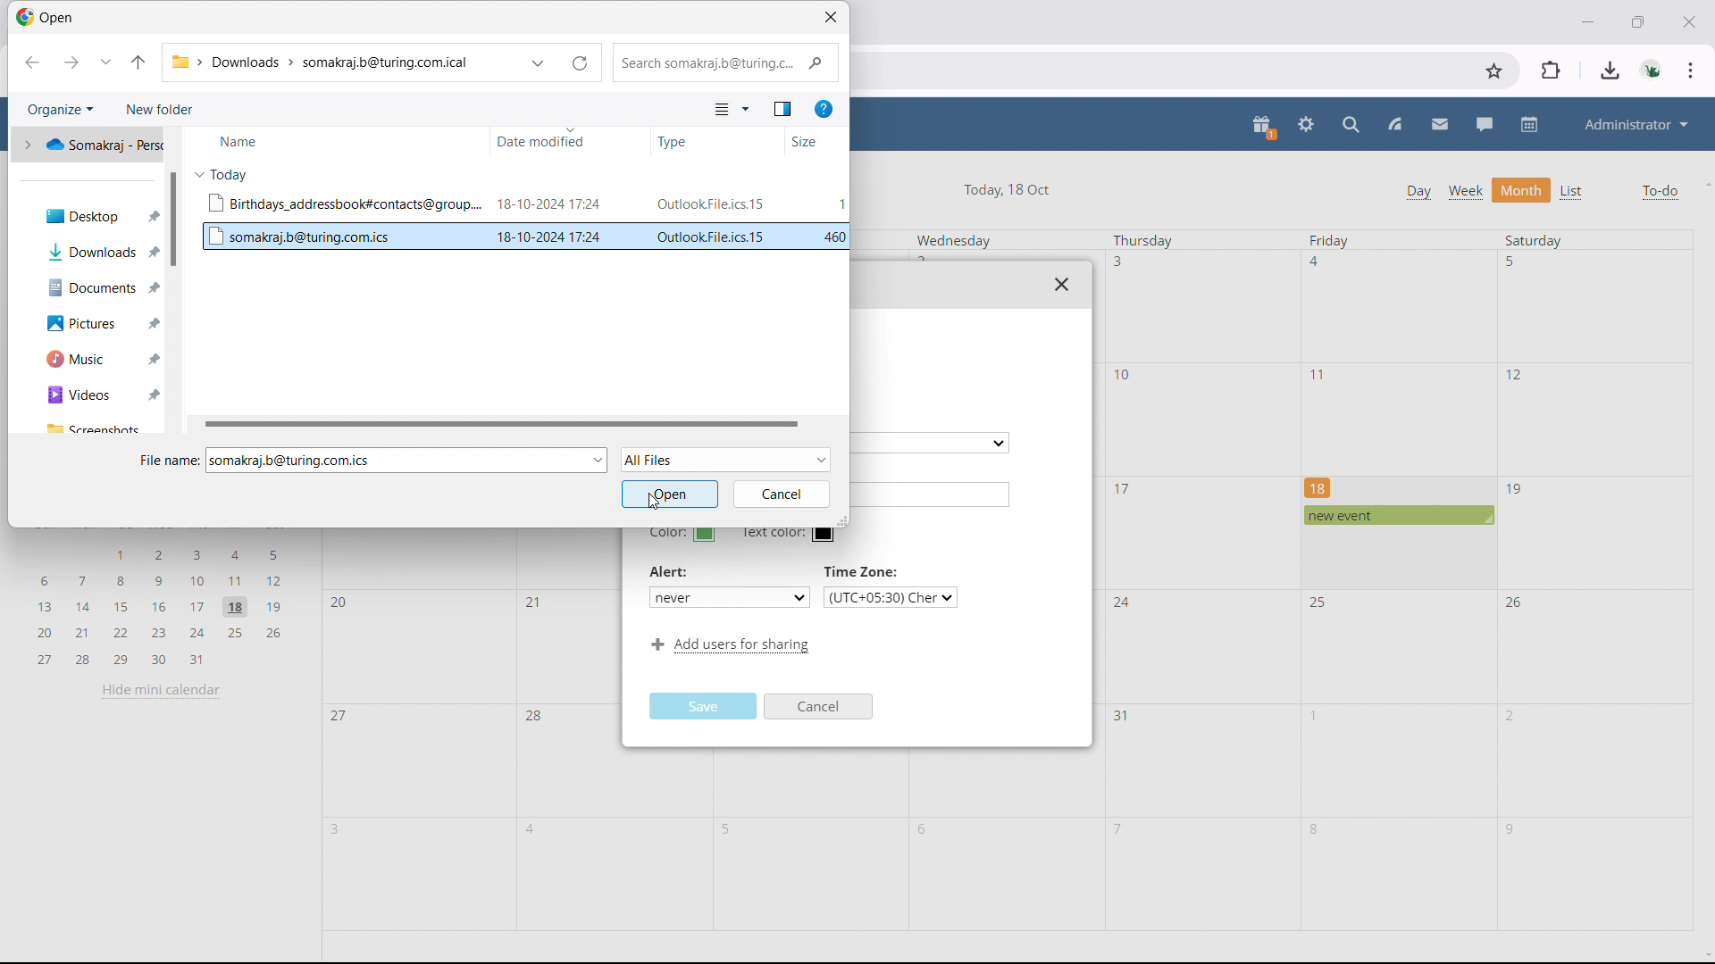 Image resolution: width=1715 pixels, height=964 pixels. I want to click on > Downloads > somakraj.b@turing.comiical, so click(325, 63).